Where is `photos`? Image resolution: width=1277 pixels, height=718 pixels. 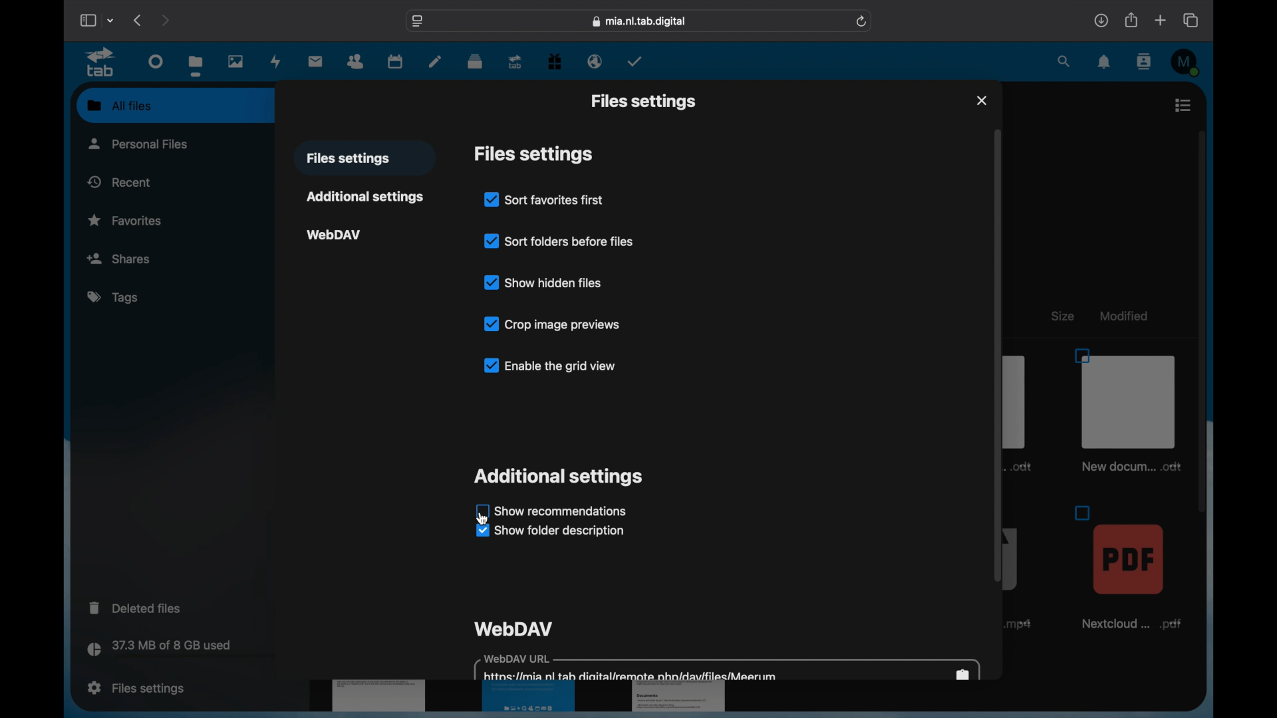
photos is located at coordinates (235, 61).